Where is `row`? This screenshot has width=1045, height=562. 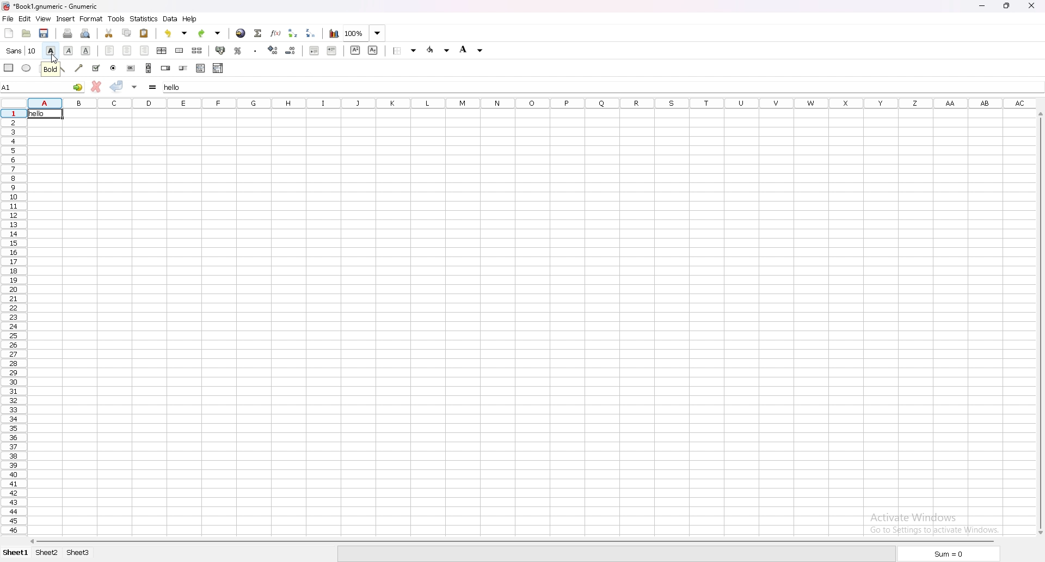
row is located at coordinates (13, 323).